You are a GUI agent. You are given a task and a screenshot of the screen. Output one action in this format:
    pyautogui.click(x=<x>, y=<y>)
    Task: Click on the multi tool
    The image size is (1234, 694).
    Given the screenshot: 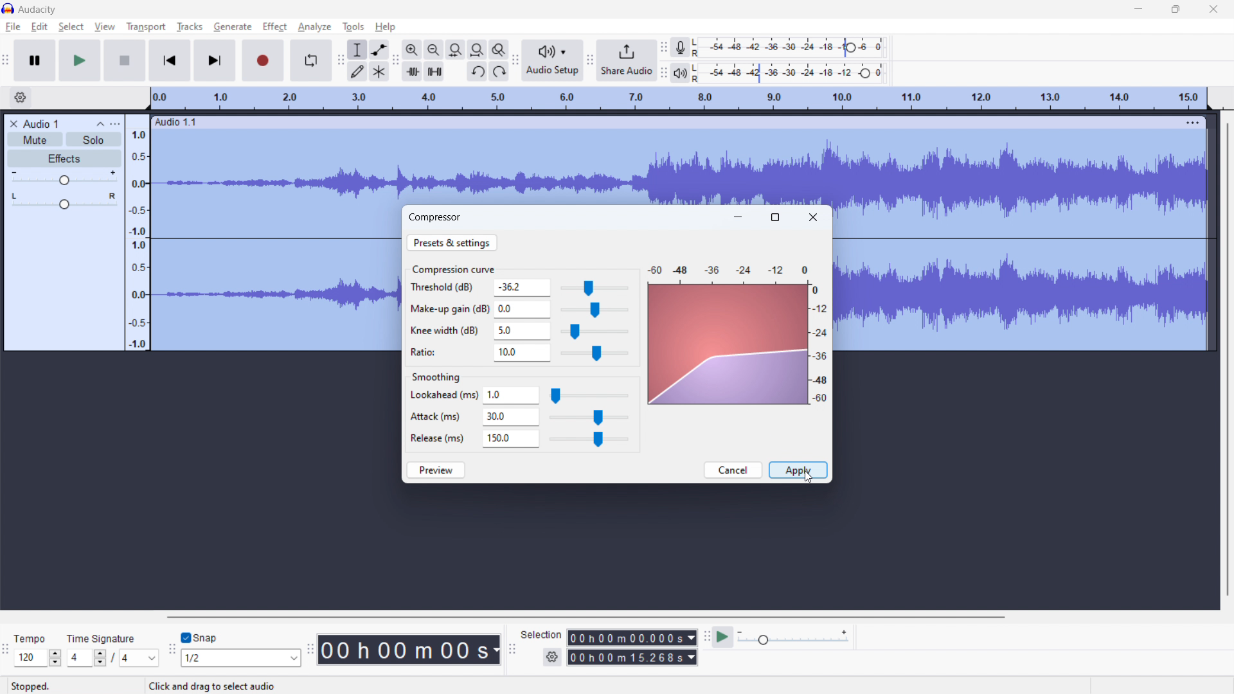 What is the action you would take?
    pyautogui.click(x=379, y=72)
    